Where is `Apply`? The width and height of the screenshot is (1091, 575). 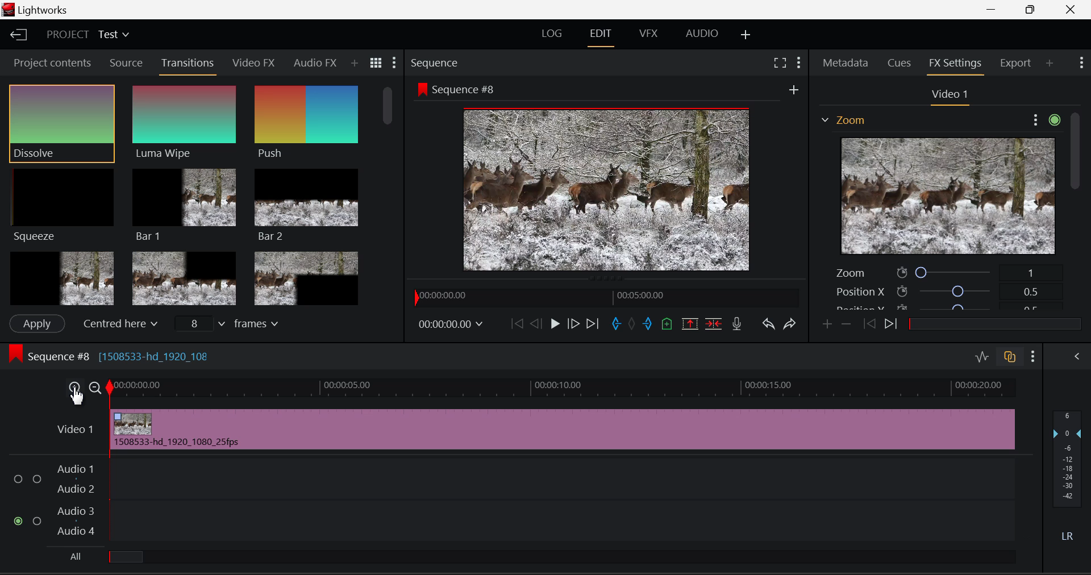
Apply is located at coordinates (35, 324).